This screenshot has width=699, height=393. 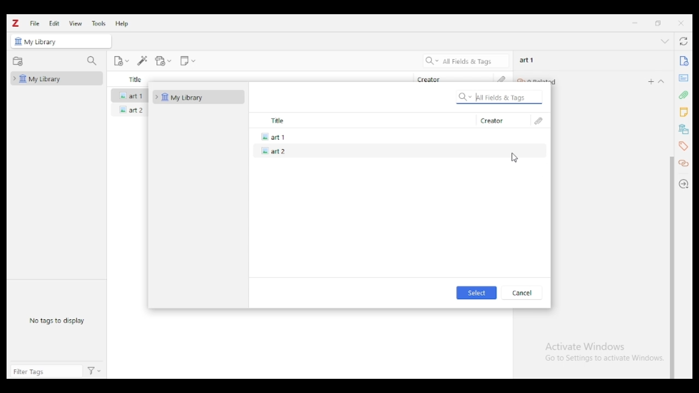 What do you see at coordinates (500, 97) in the screenshot?
I see `search all fields and tags` at bounding box center [500, 97].